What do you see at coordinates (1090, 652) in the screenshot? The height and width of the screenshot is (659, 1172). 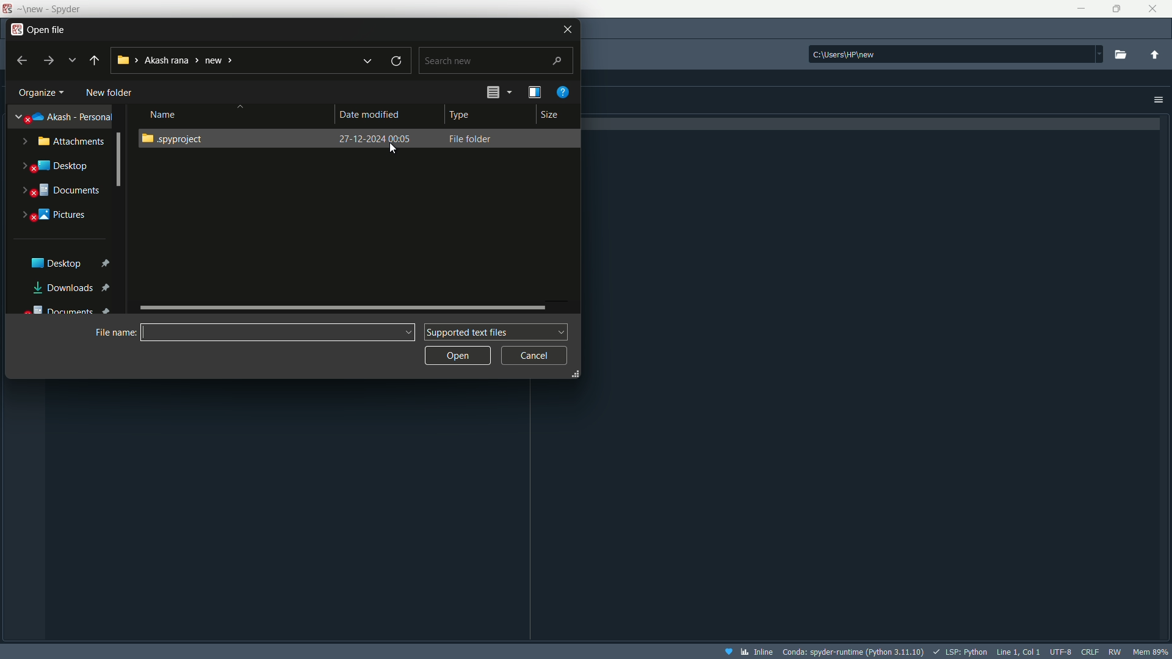 I see `file eol status` at bounding box center [1090, 652].